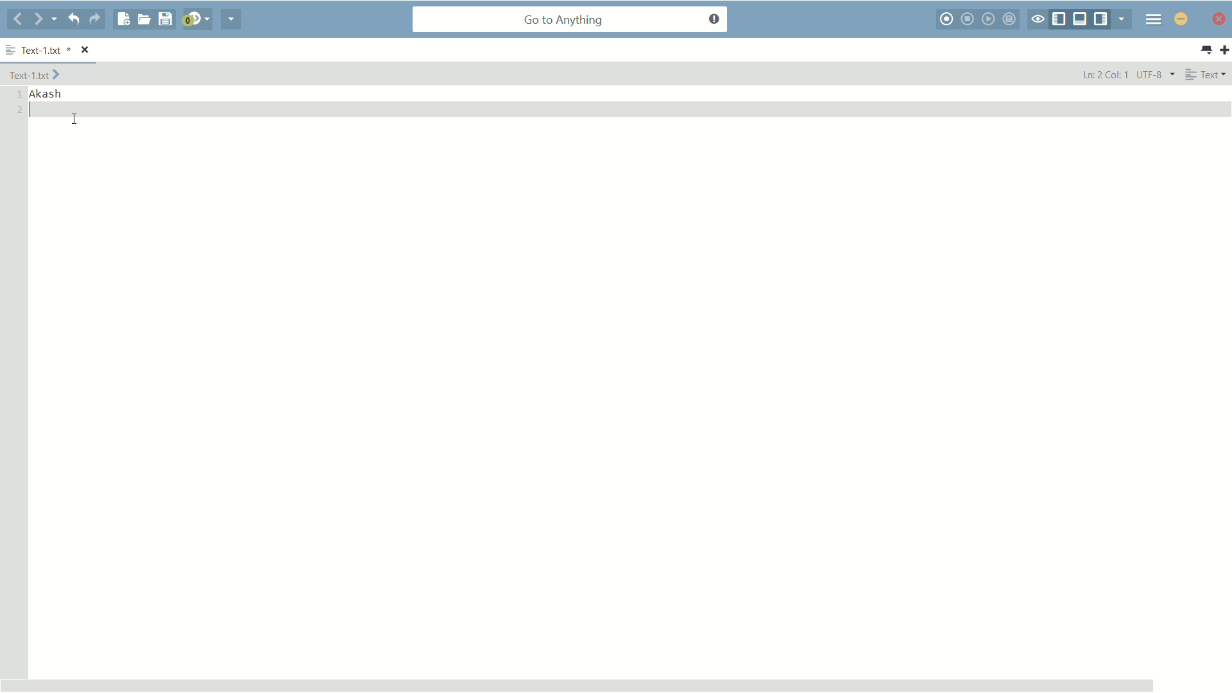 The height and width of the screenshot is (693, 1232). Describe the element at coordinates (17, 21) in the screenshot. I see `back` at that location.